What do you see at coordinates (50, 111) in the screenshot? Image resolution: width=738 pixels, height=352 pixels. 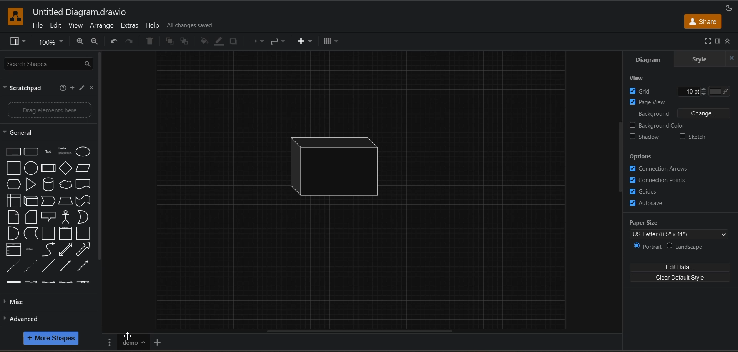 I see `Drag elements here` at bounding box center [50, 111].